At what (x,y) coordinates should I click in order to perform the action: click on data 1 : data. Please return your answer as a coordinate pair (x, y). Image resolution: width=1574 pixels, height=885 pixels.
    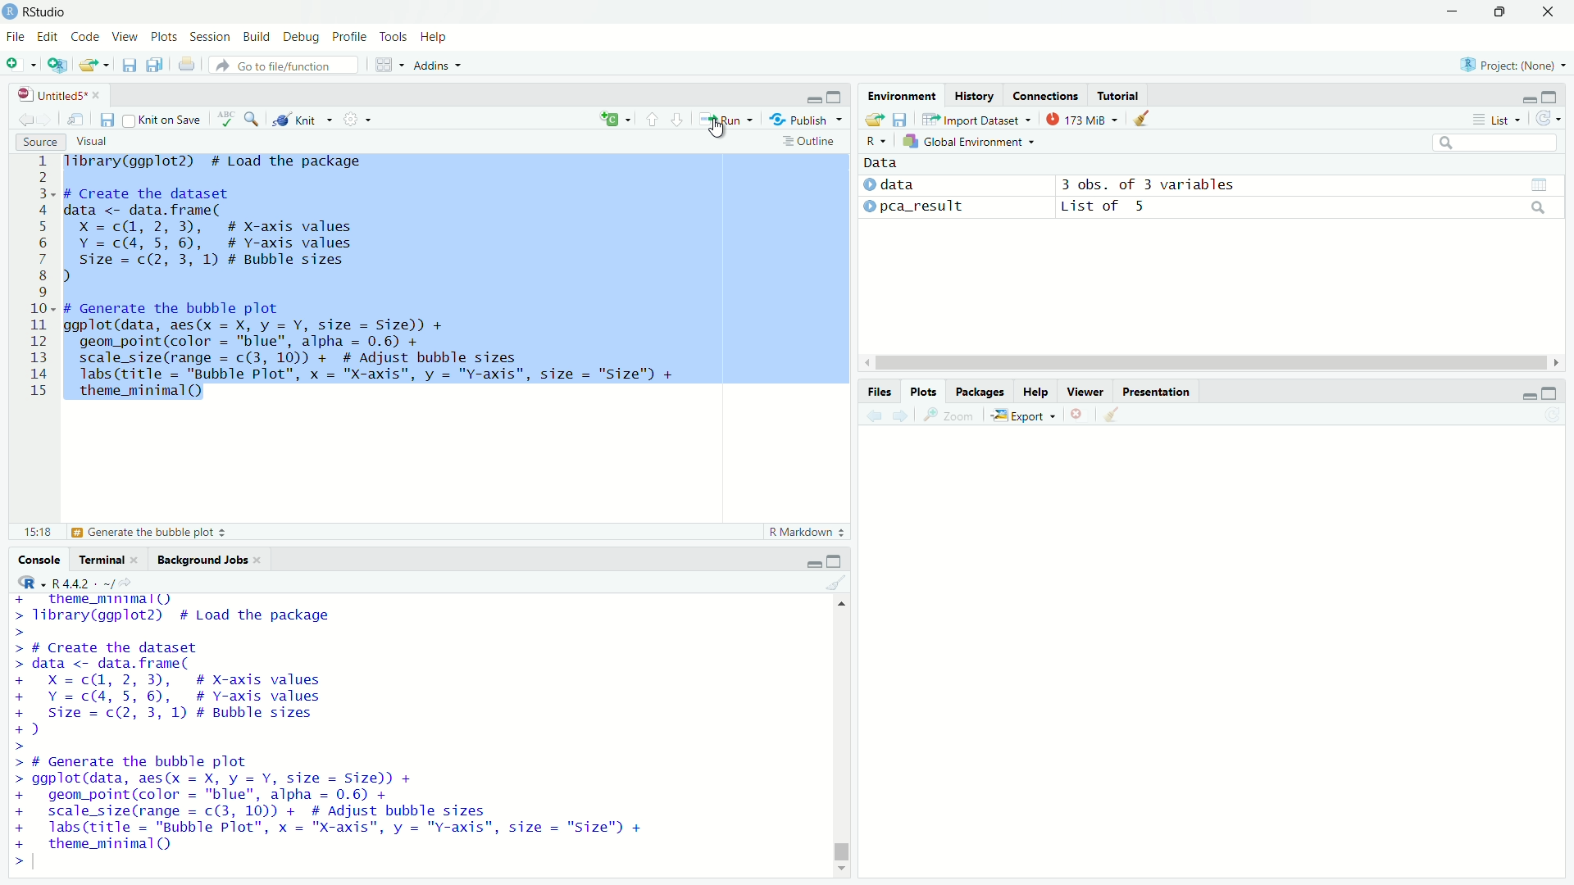
    Looking at the image, I should click on (917, 184).